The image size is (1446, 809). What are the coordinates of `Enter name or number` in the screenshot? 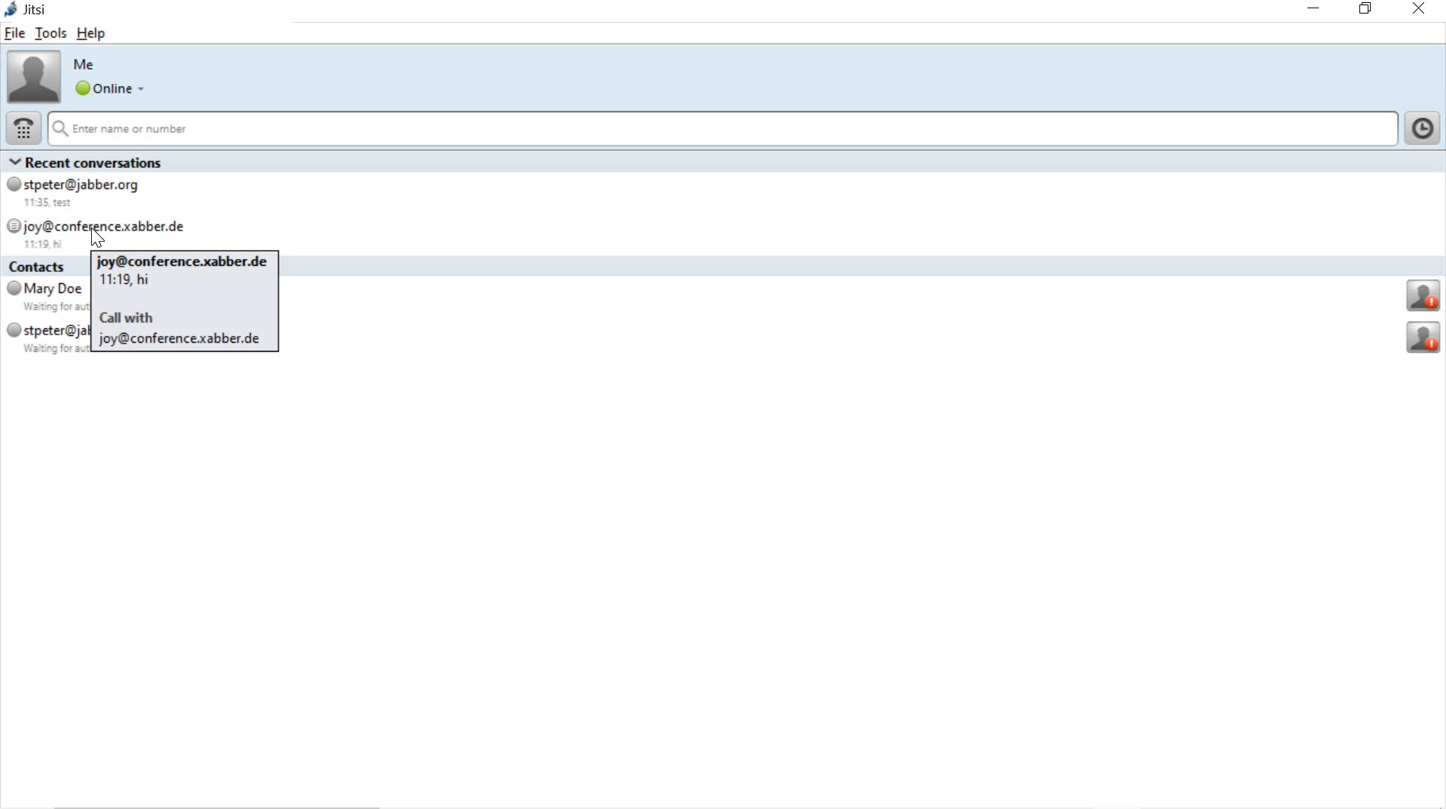 It's located at (721, 130).